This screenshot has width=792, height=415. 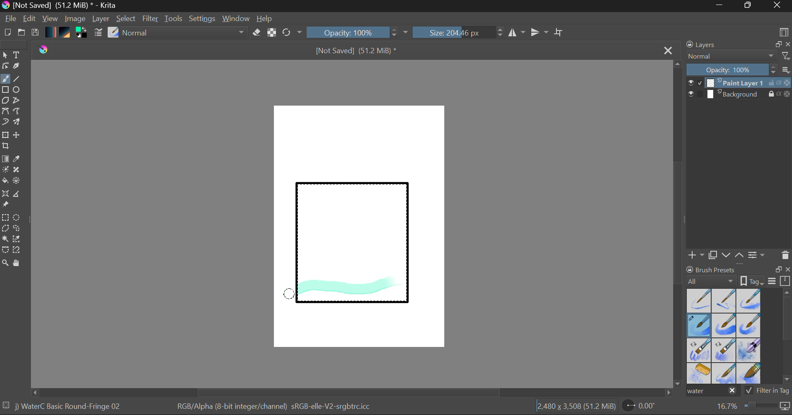 What do you see at coordinates (7, 33) in the screenshot?
I see `New` at bounding box center [7, 33].